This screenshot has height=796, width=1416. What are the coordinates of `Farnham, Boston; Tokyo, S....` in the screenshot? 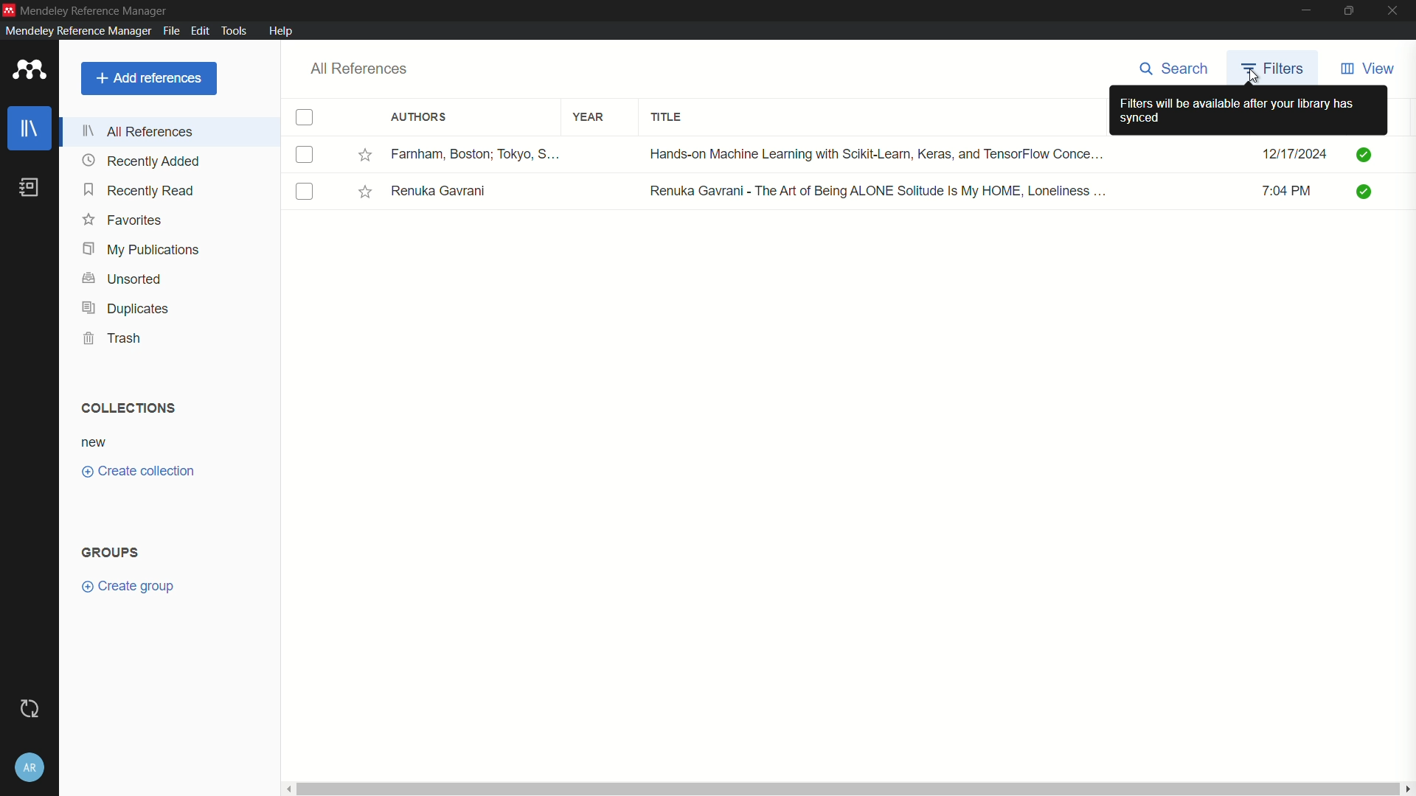 It's located at (477, 153).